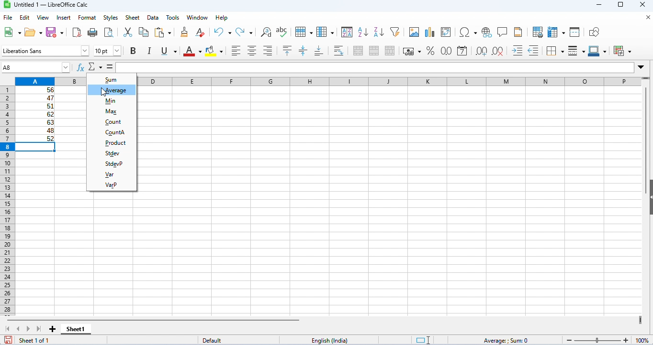  What do you see at coordinates (112, 90) in the screenshot?
I see `average` at bounding box center [112, 90].